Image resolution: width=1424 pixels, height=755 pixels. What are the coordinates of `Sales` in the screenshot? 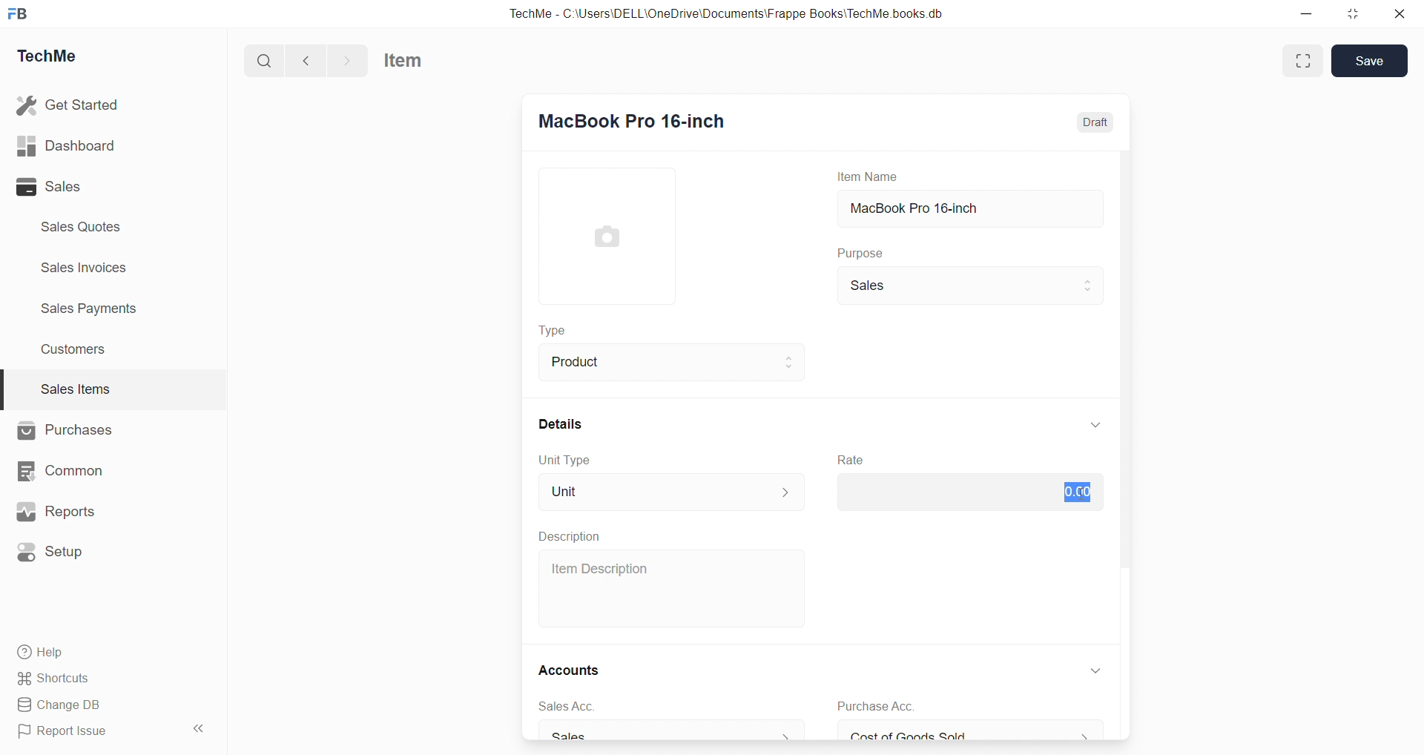 It's located at (969, 286).